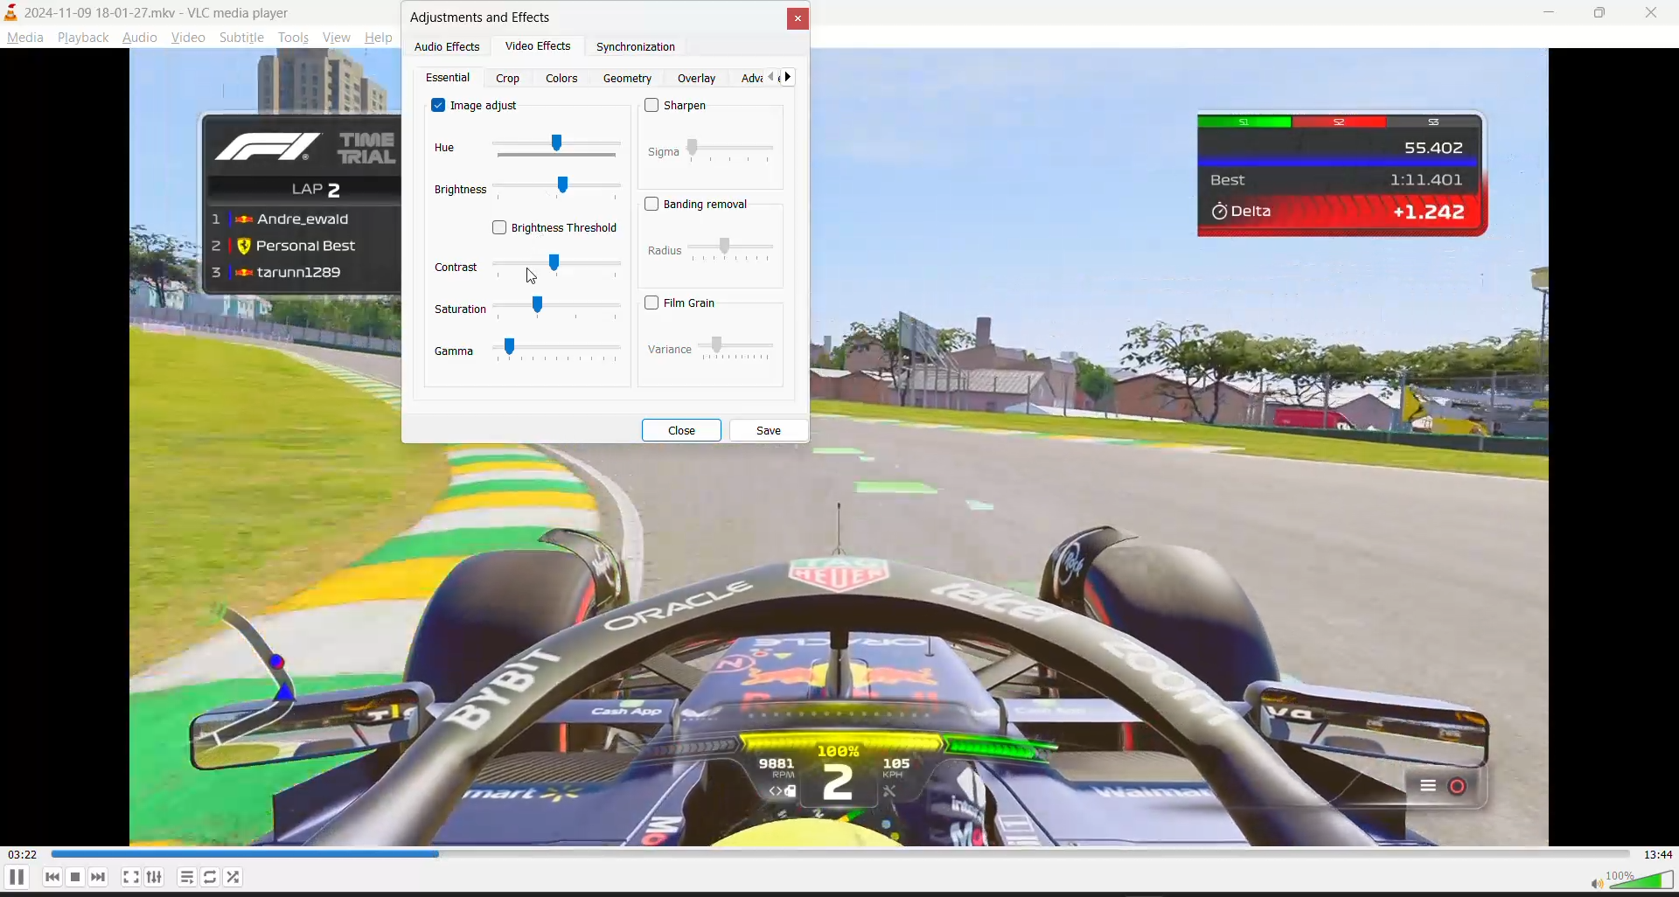 Image resolution: width=1679 pixels, height=897 pixels. What do you see at coordinates (454, 351) in the screenshot?
I see `gamma` at bounding box center [454, 351].